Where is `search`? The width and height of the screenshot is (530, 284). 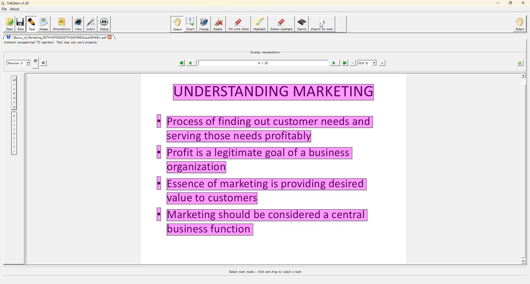 search is located at coordinates (302, 23).